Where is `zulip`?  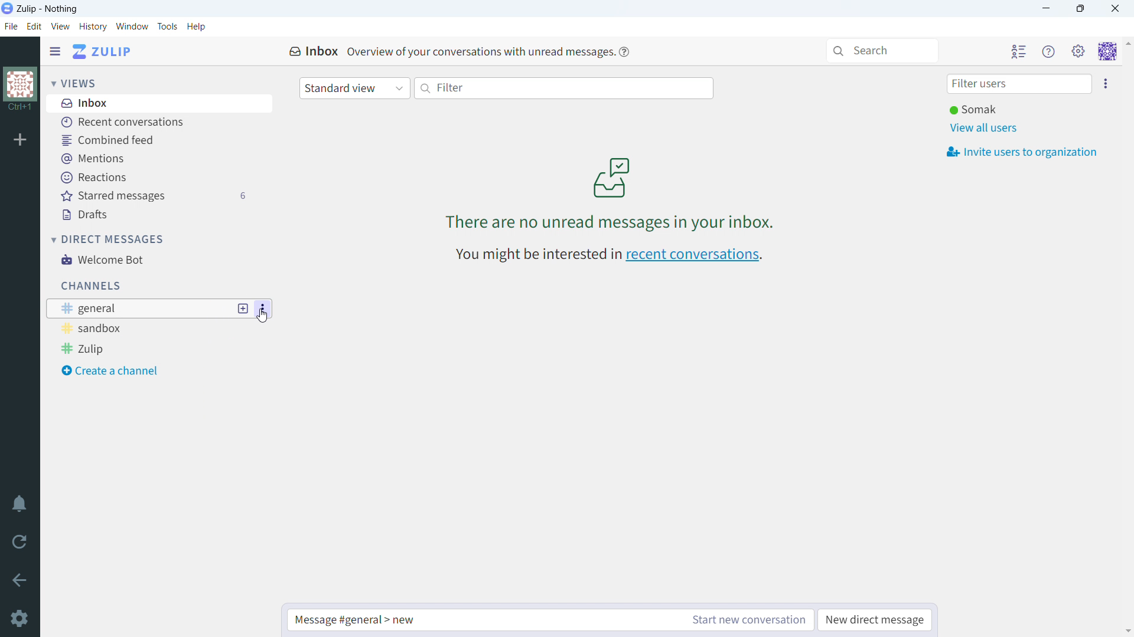
zulip is located at coordinates (139, 349).